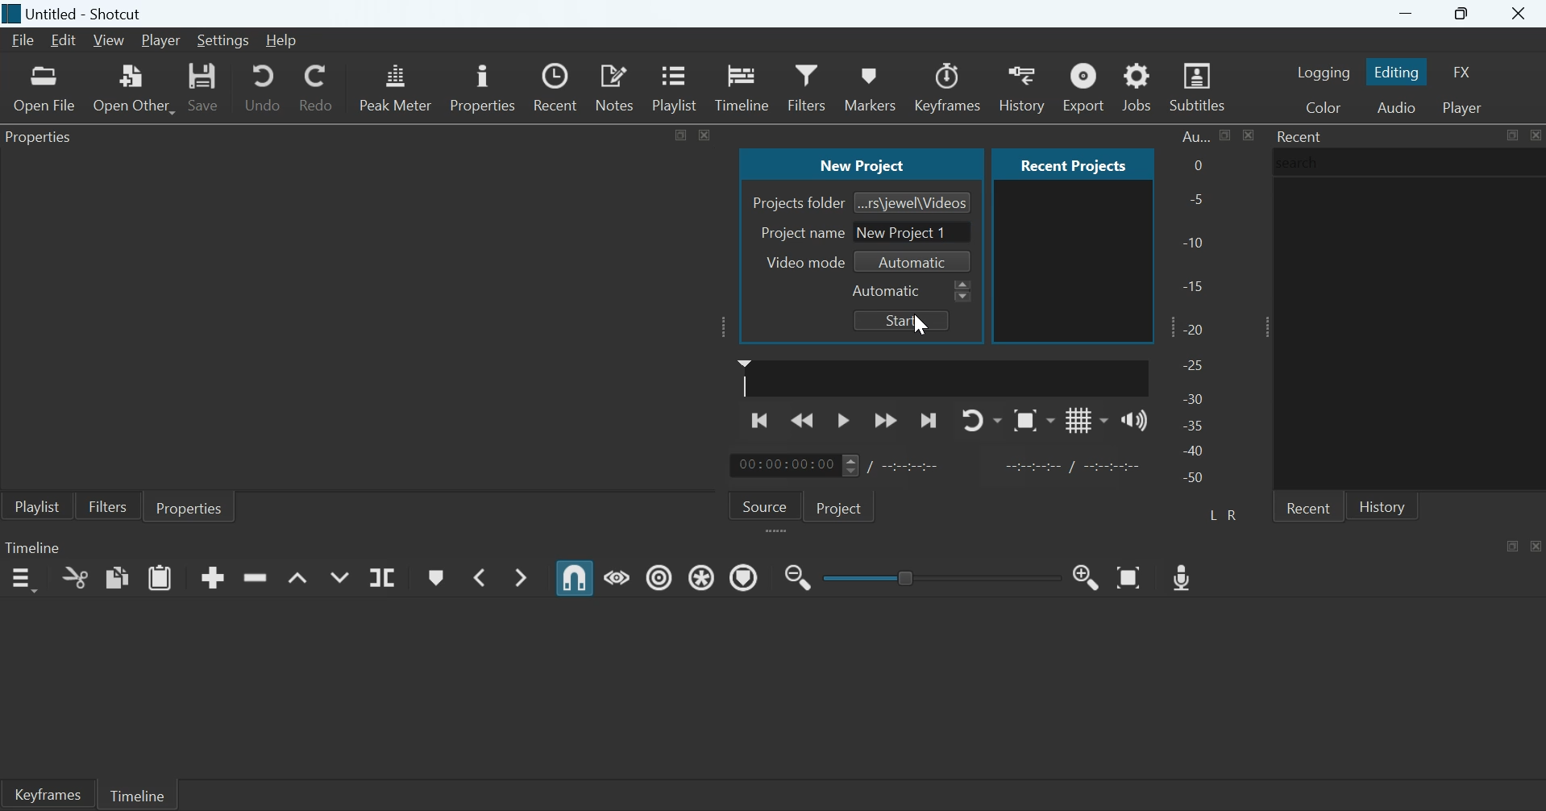 The image size is (1546, 811). I want to click on Play quickly backwards, so click(804, 419).